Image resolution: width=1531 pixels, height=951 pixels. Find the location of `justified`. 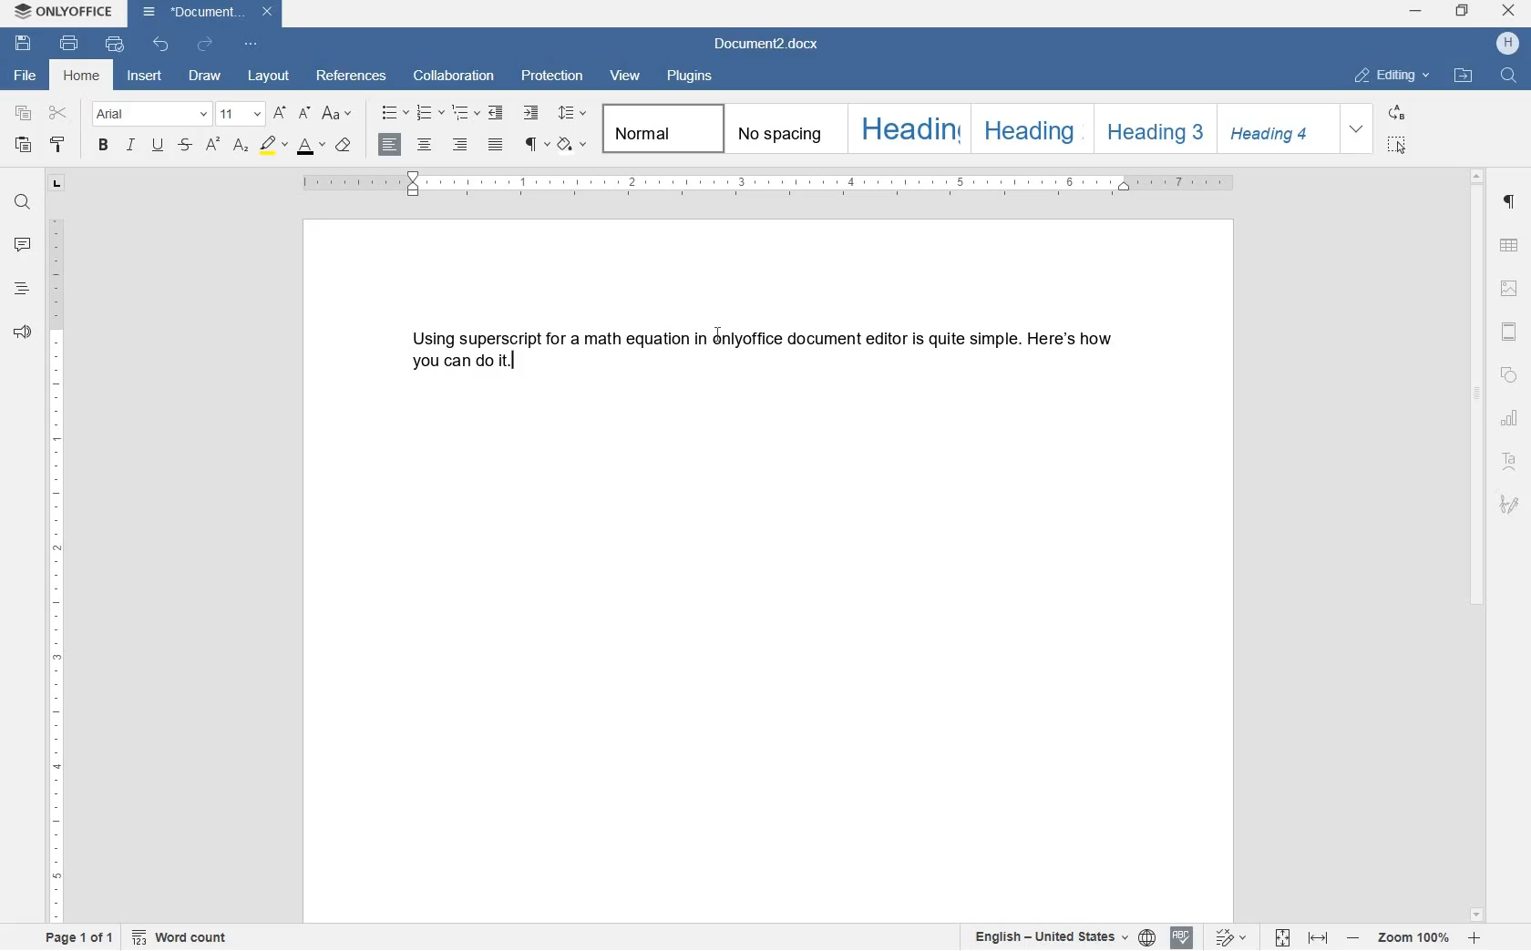

justified is located at coordinates (497, 145).